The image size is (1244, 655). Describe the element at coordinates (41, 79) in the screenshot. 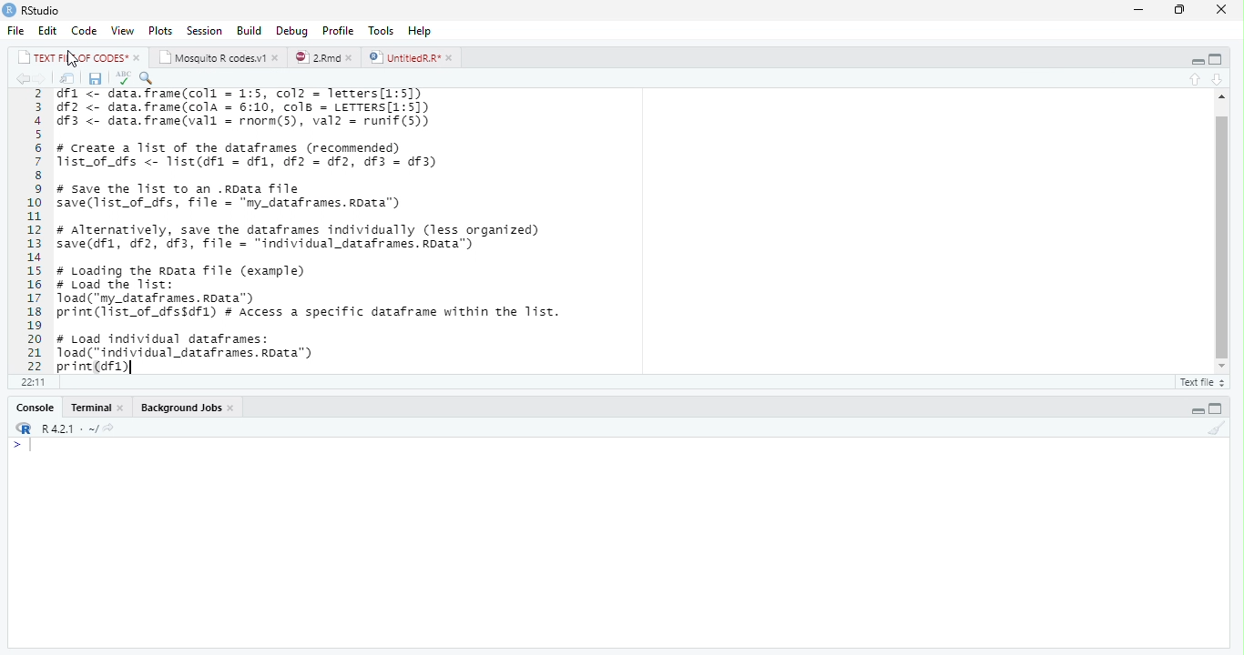

I see `Go to next location` at that location.